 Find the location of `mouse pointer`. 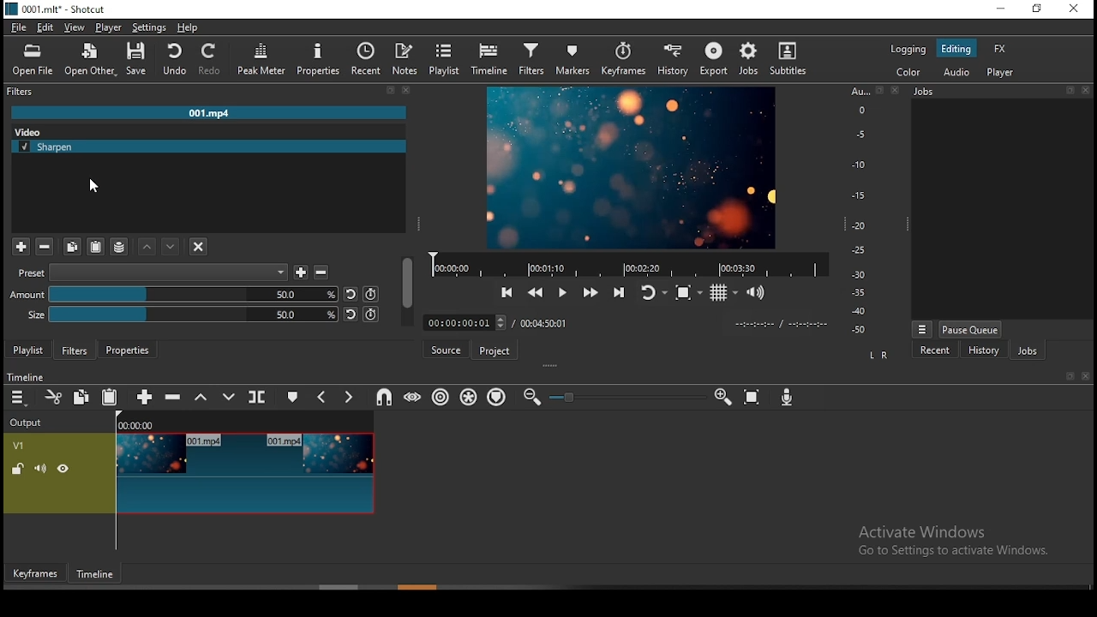

mouse pointer is located at coordinates (95, 185).